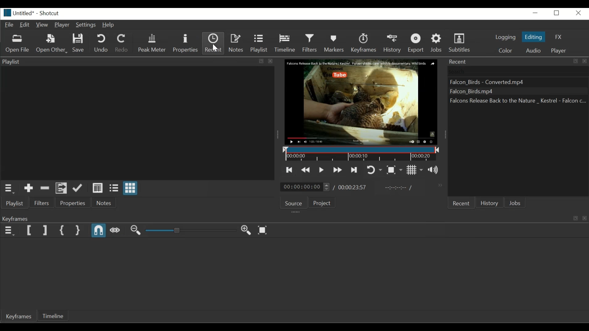  What do you see at coordinates (394, 170) in the screenshot?
I see `Toggle zoom` at bounding box center [394, 170].